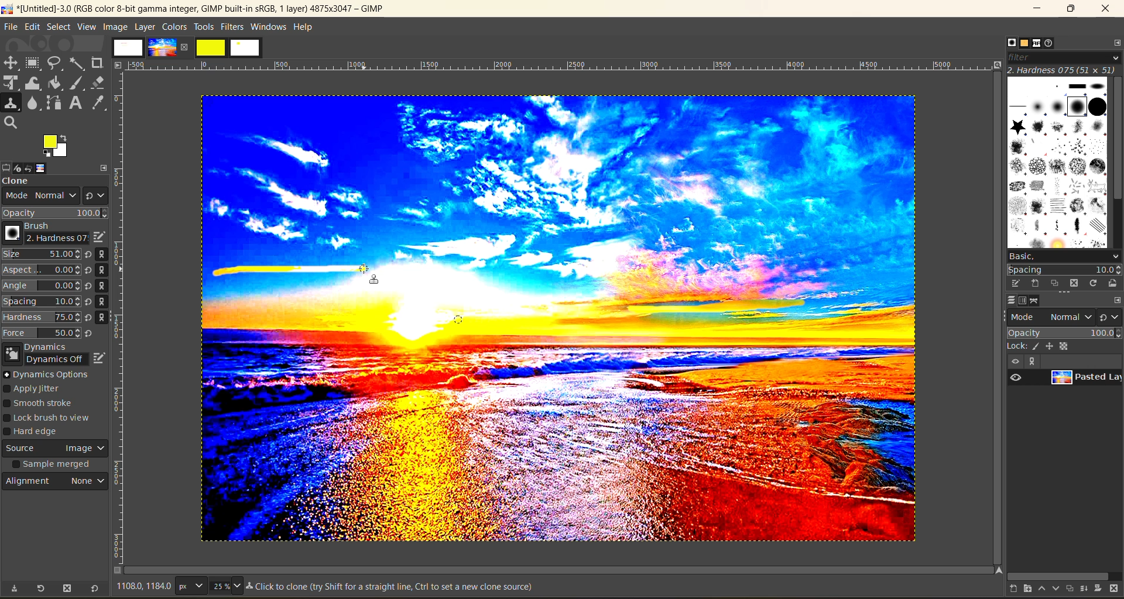 The height and width of the screenshot is (599, 1124). Describe the element at coordinates (1099, 589) in the screenshot. I see `add a mask` at that location.